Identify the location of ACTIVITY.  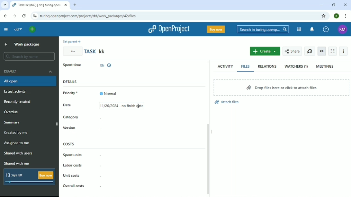
(224, 66).